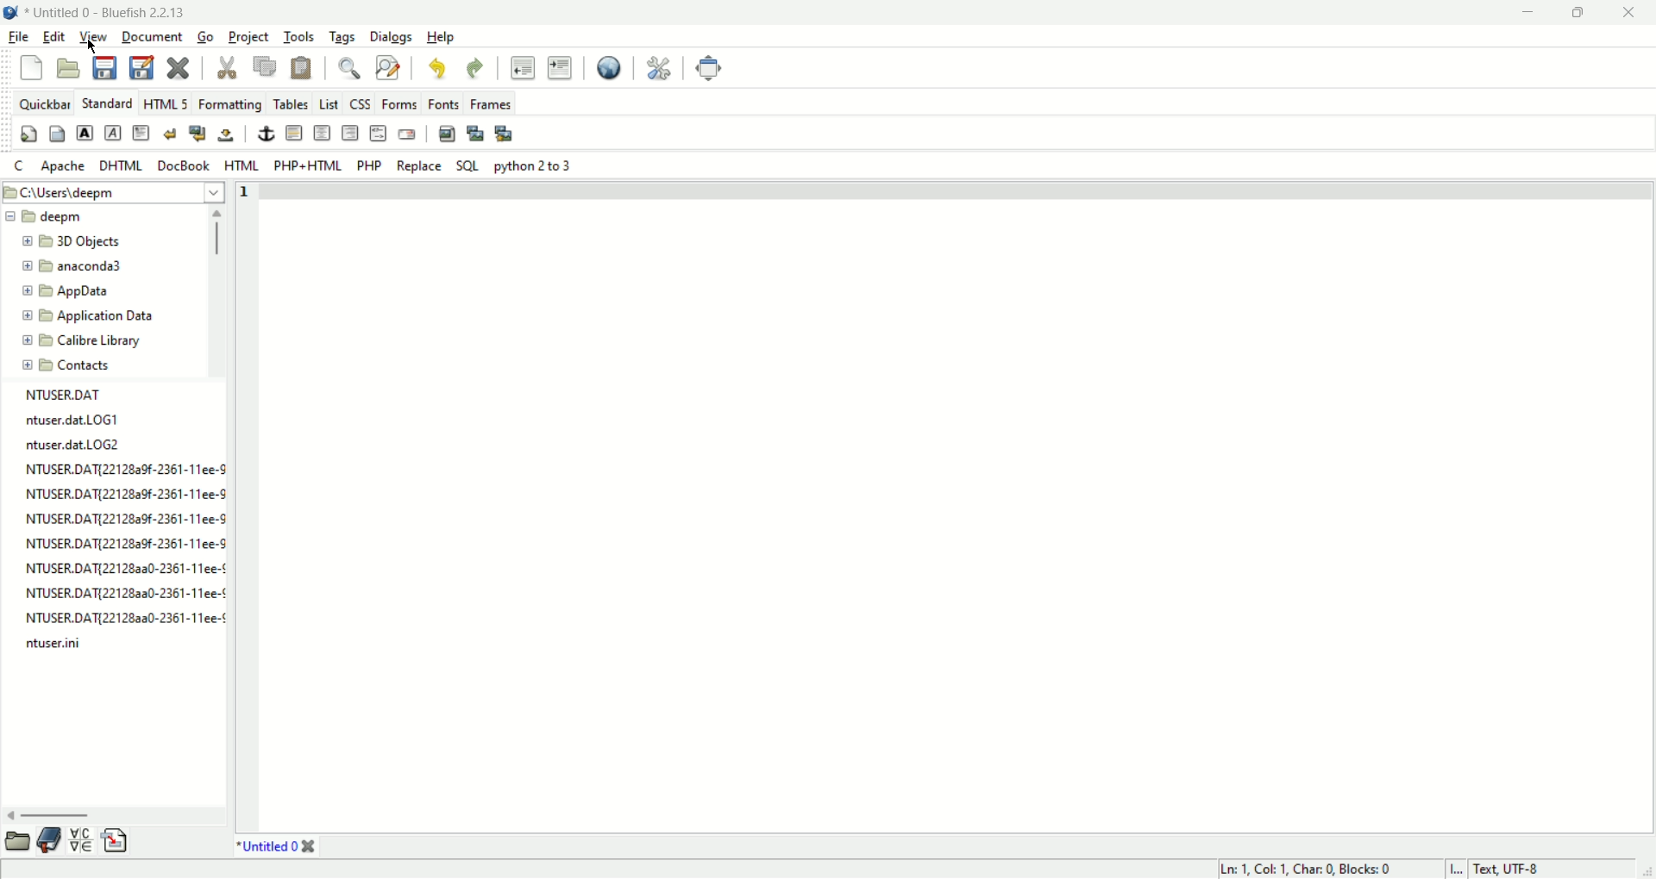 The height and width of the screenshot is (879, 1656). I want to click on new file, so click(31, 68).